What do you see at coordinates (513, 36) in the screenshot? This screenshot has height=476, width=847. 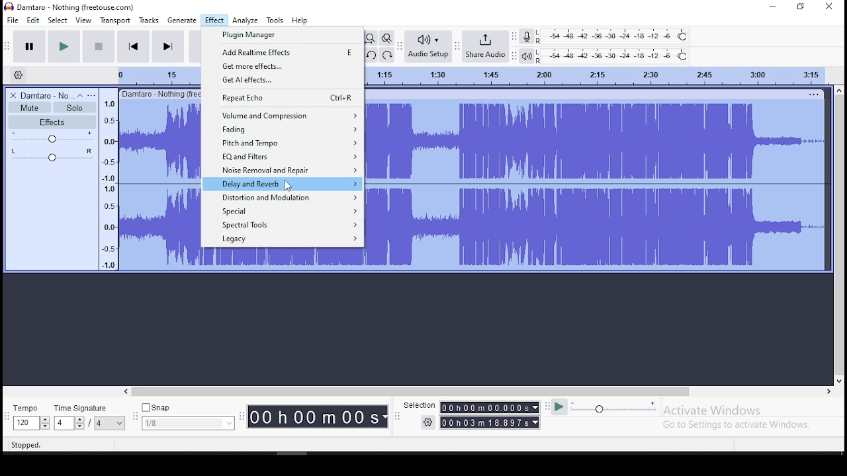 I see `` at bounding box center [513, 36].